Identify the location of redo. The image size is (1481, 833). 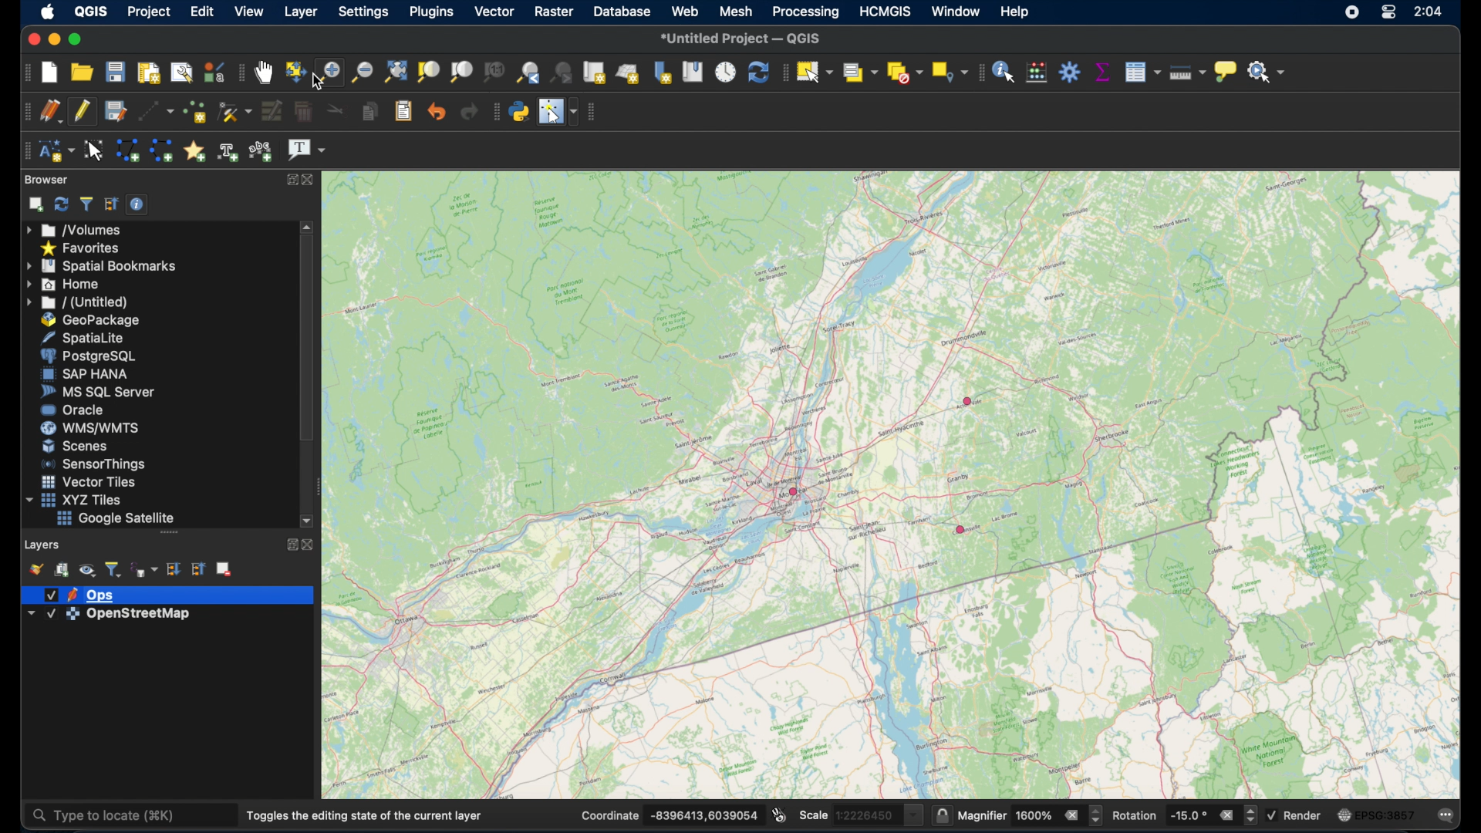
(467, 112).